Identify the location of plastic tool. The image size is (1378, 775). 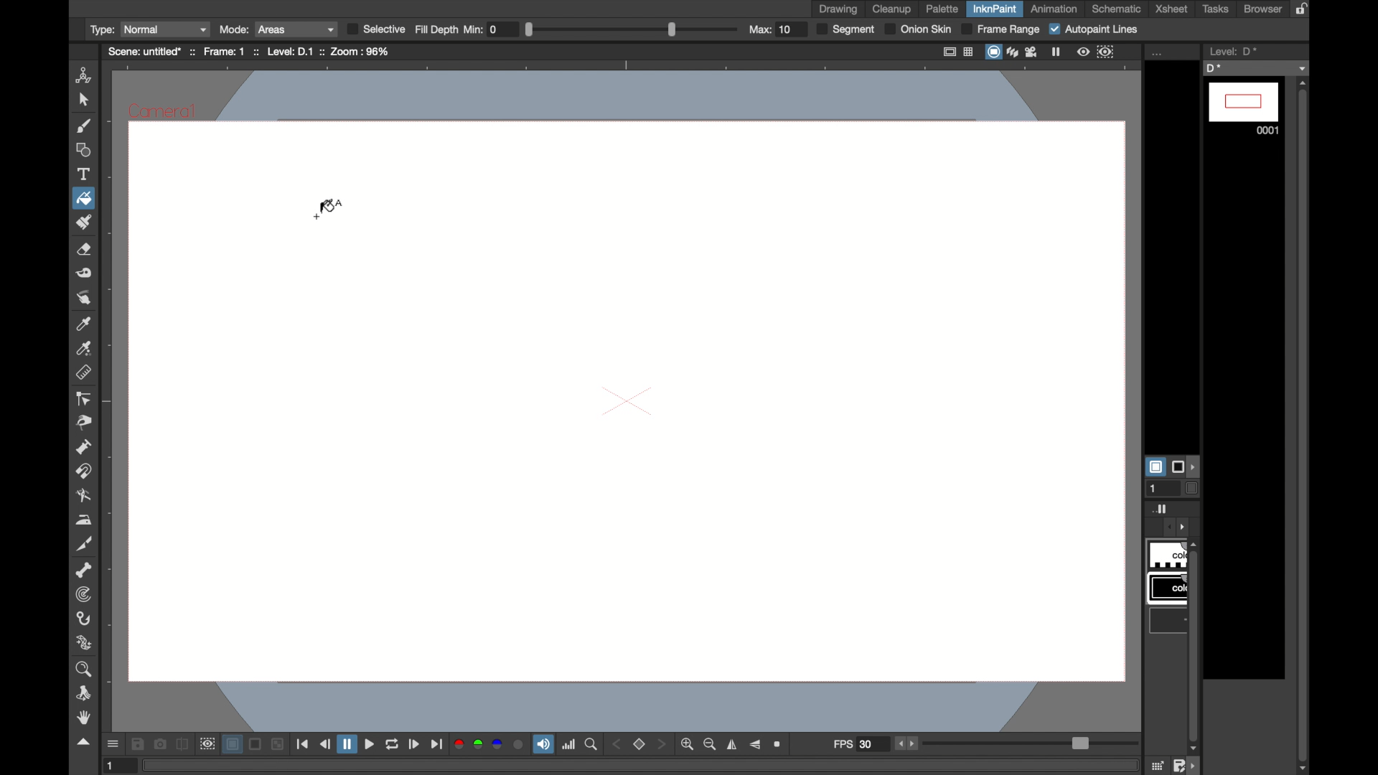
(85, 643).